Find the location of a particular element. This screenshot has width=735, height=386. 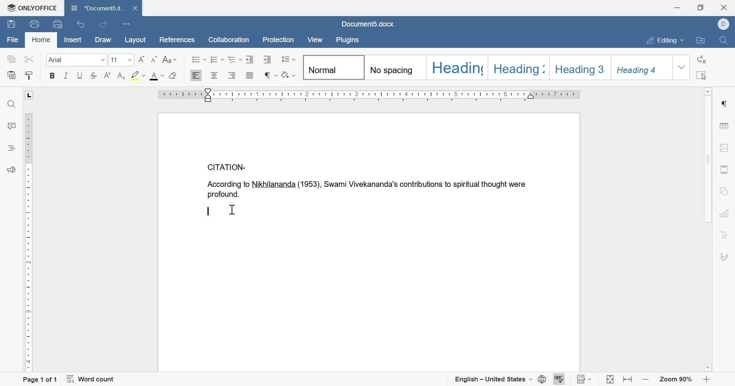

zoom 90% is located at coordinates (676, 380).